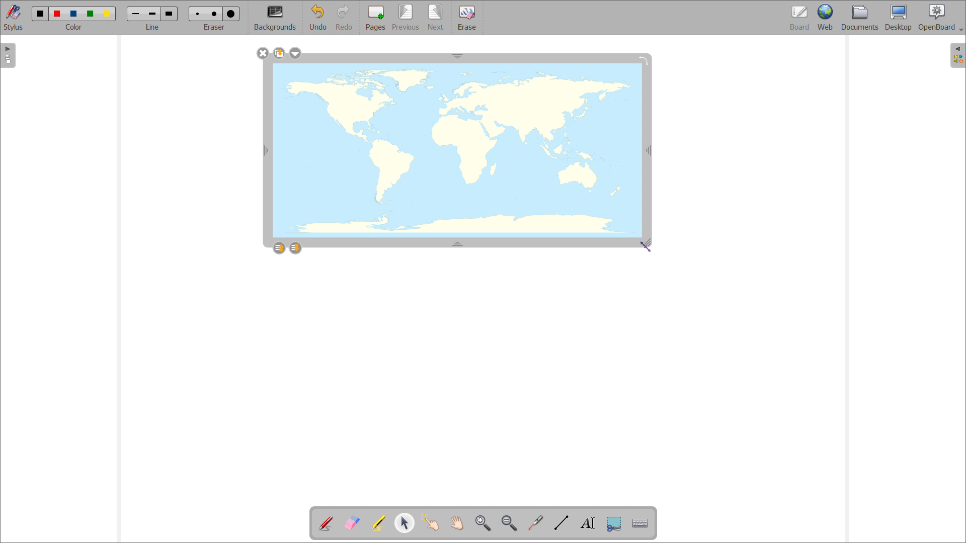 The width and height of the screenshot is (966, 543). Describe the element at coordinates (198, 14) in the screenshot. I see `small` at that location.